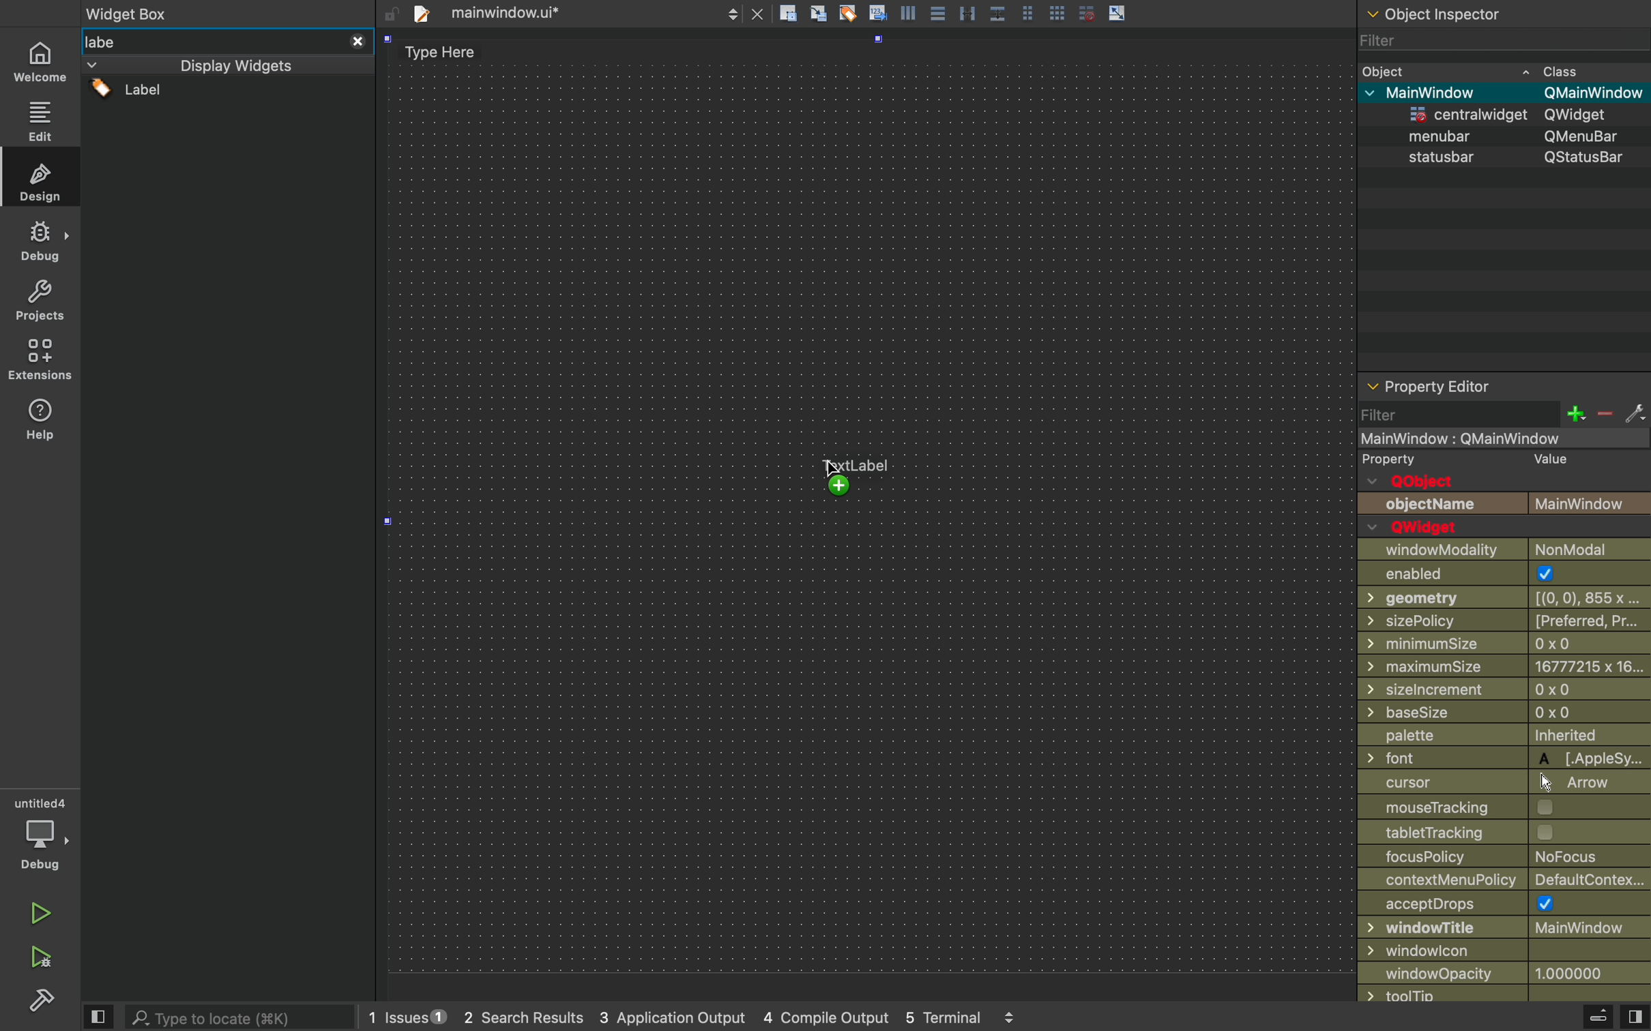  I want to click on design, so click(40, 177).